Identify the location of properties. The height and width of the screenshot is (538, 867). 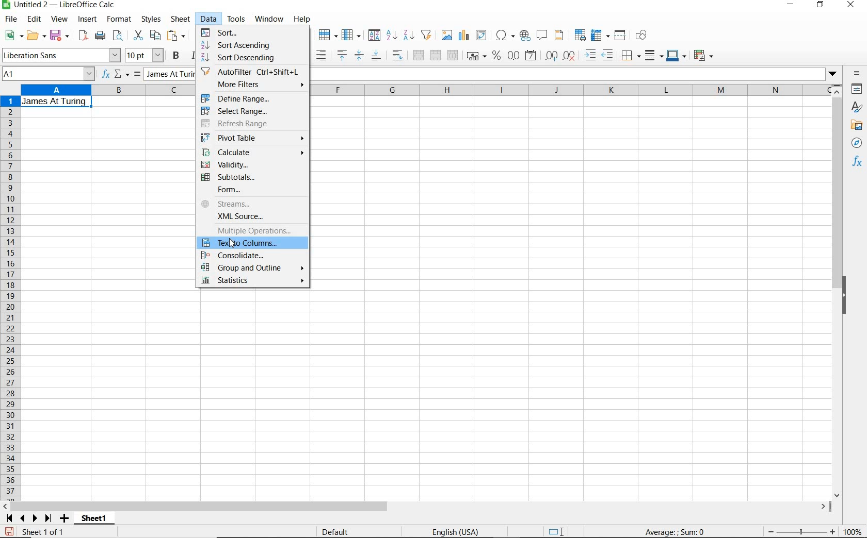
(857, 89).